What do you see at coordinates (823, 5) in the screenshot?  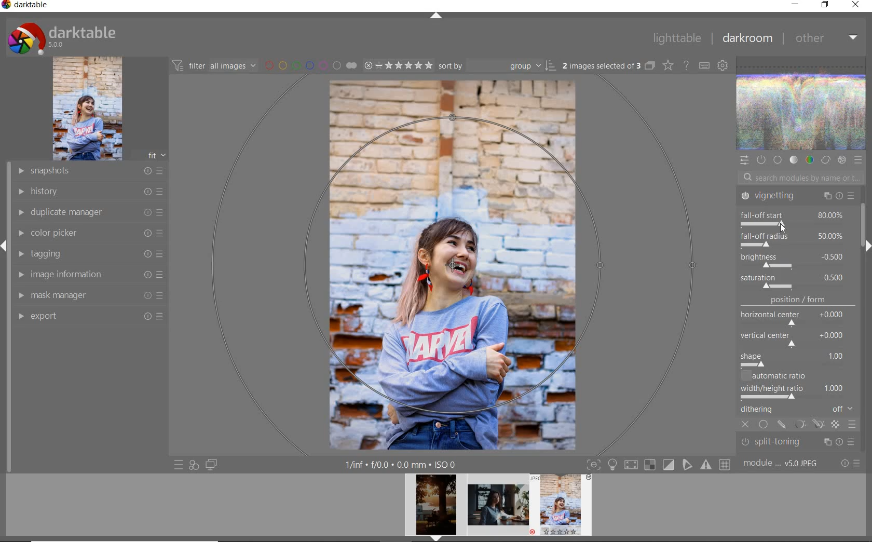 I see `RSTORE` at bounding box center [823, 5].